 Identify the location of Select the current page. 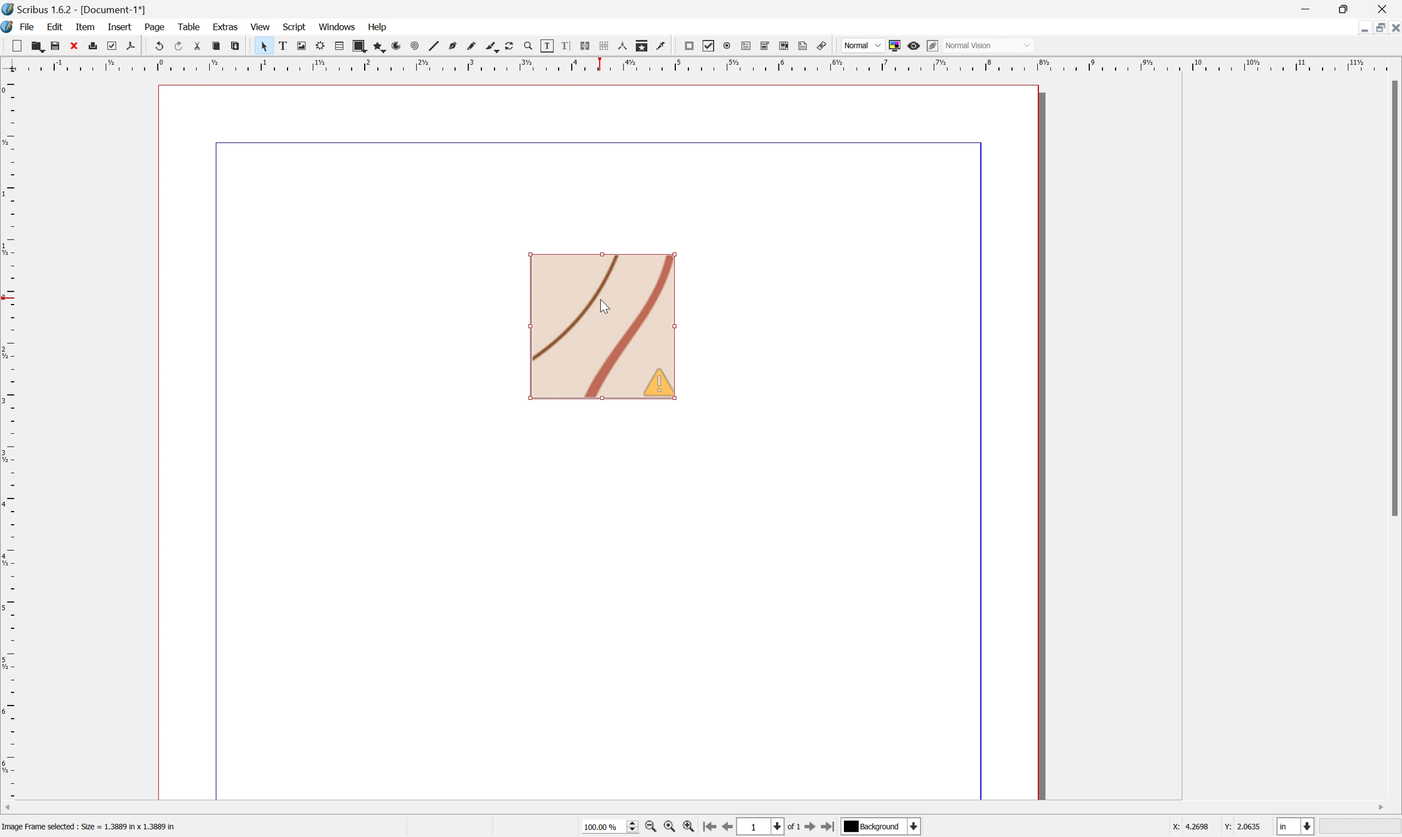
(763, 827).